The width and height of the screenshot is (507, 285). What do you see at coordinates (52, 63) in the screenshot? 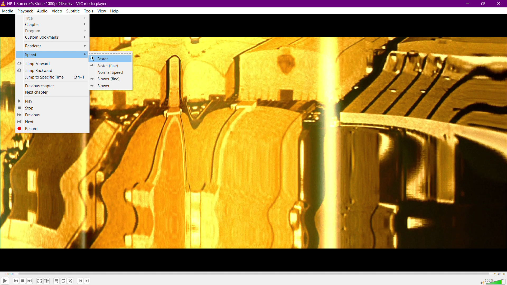
I see `Jump Forward` at bounding box center [52, 63].